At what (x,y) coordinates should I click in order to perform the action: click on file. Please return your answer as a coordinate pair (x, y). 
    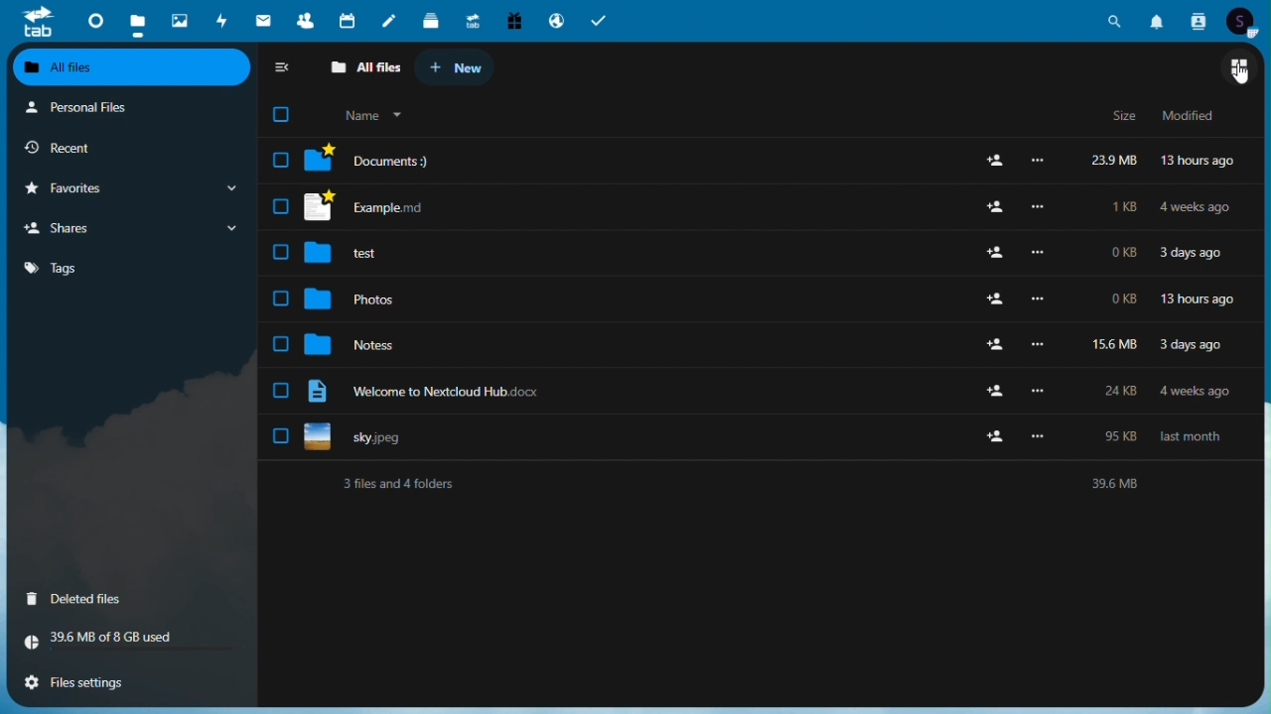
    Looking at the image, I should click on (318, 440).